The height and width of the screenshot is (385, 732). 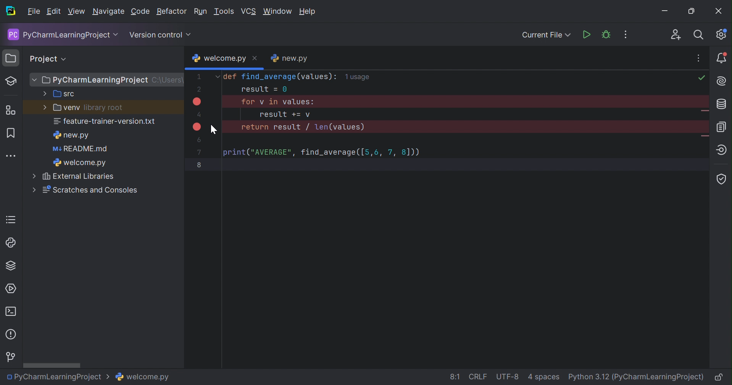 What do you see at coordinates (201, 11) in the screenshot?
I see `Run` at bounding box center [201, 11].